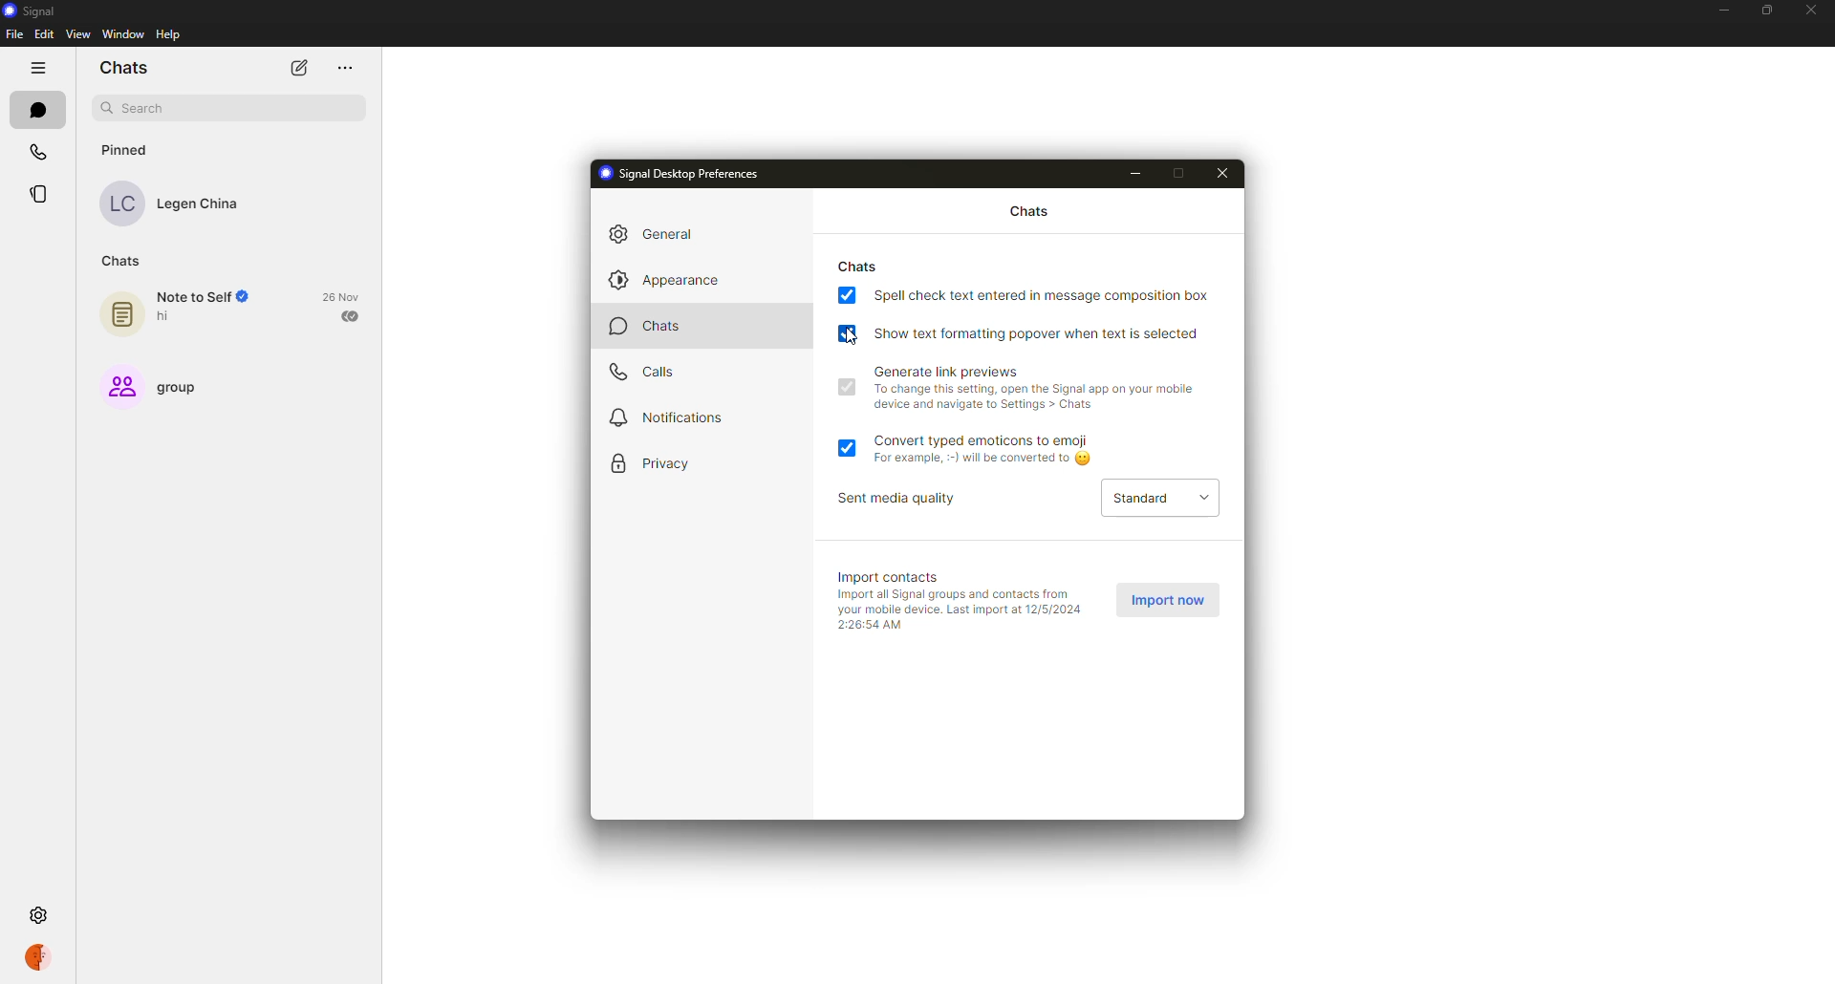 The width and height of the screenshot is (1835, 984). What do you see at coordinates (123, 149) in the screenshot?
I see `pinned` at bounding box center [123, 149].